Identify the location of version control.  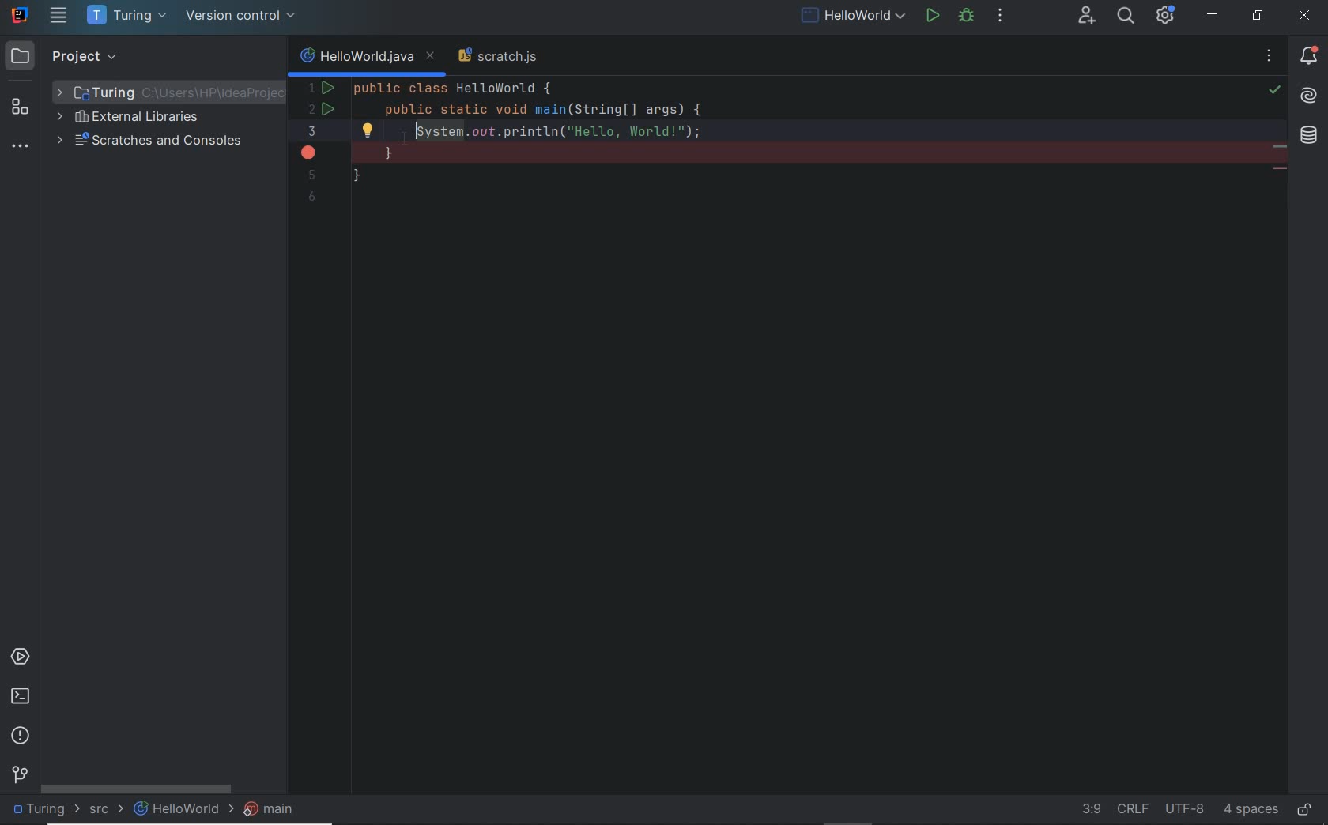
(17, 773).